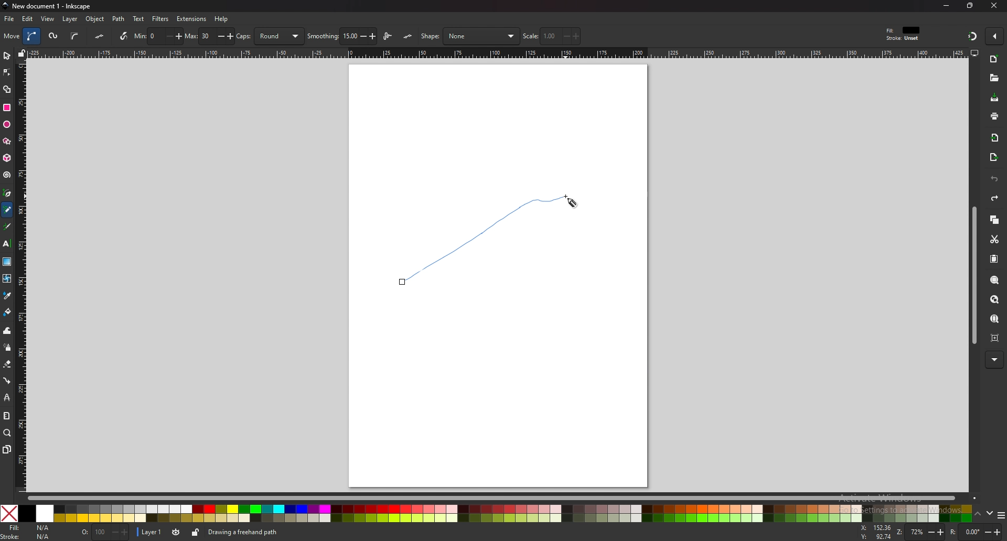 The image size is (1007, 541). What do you see at coordinates (8, 72) in the screenshot?
I see `node` at bounding box center [8, 72].